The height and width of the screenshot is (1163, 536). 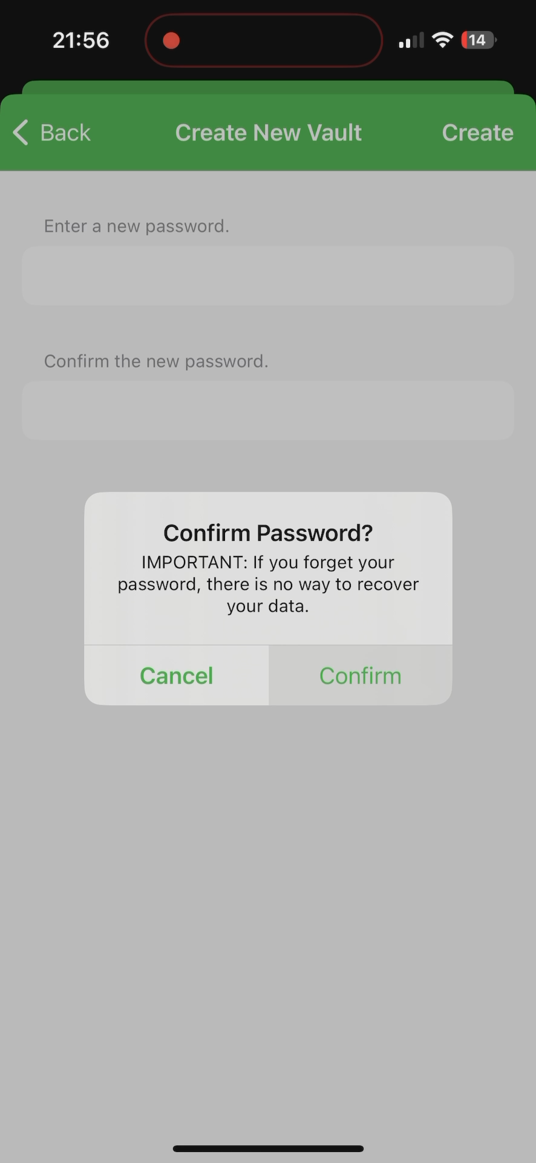 I want to click on , so click(x=275, y=129).